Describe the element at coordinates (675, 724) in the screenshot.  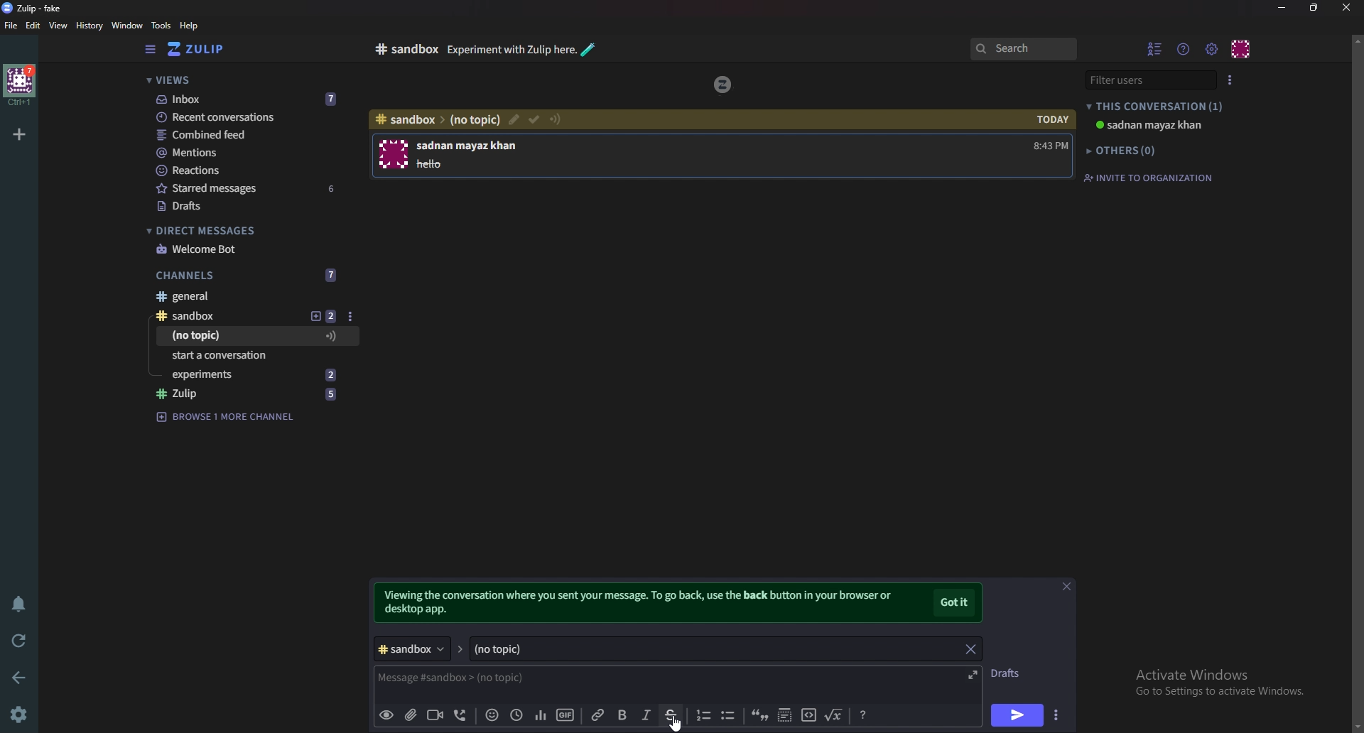
I see `cursor` at that location.